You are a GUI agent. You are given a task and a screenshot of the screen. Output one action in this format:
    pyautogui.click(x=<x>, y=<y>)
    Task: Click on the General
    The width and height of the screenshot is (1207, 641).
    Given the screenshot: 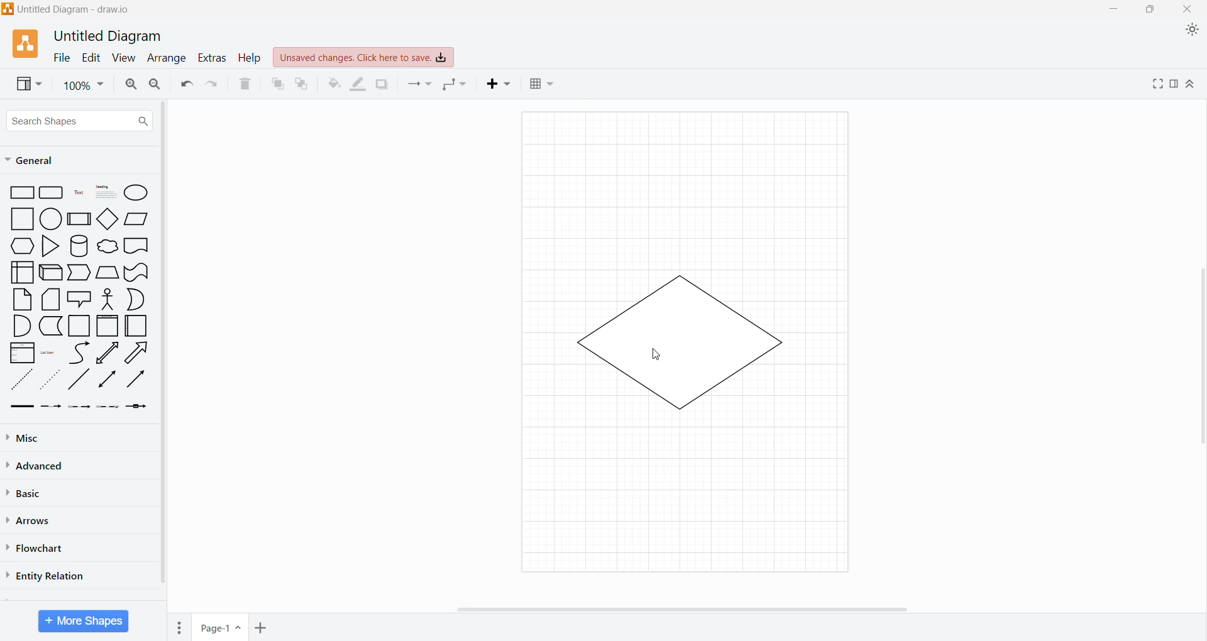 What is the action you would take?
    pyautogui.click(x=36, y=161)
    